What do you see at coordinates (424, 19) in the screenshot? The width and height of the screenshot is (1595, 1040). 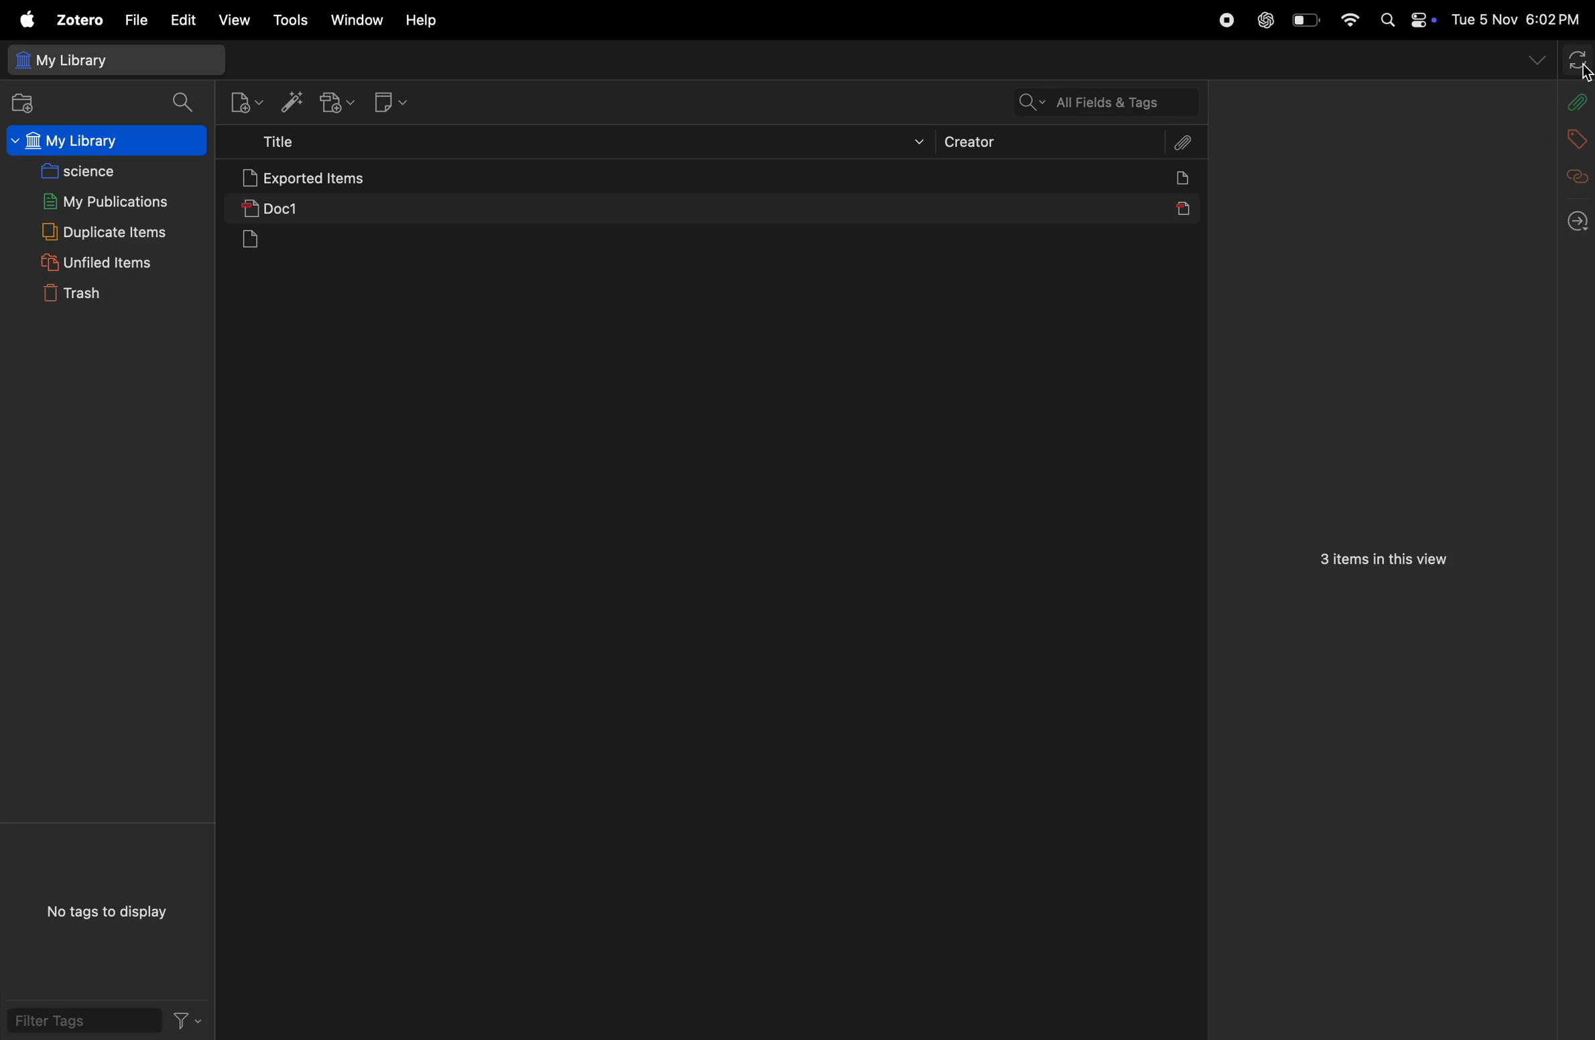 I see `help` at bounding box center [424, 19].